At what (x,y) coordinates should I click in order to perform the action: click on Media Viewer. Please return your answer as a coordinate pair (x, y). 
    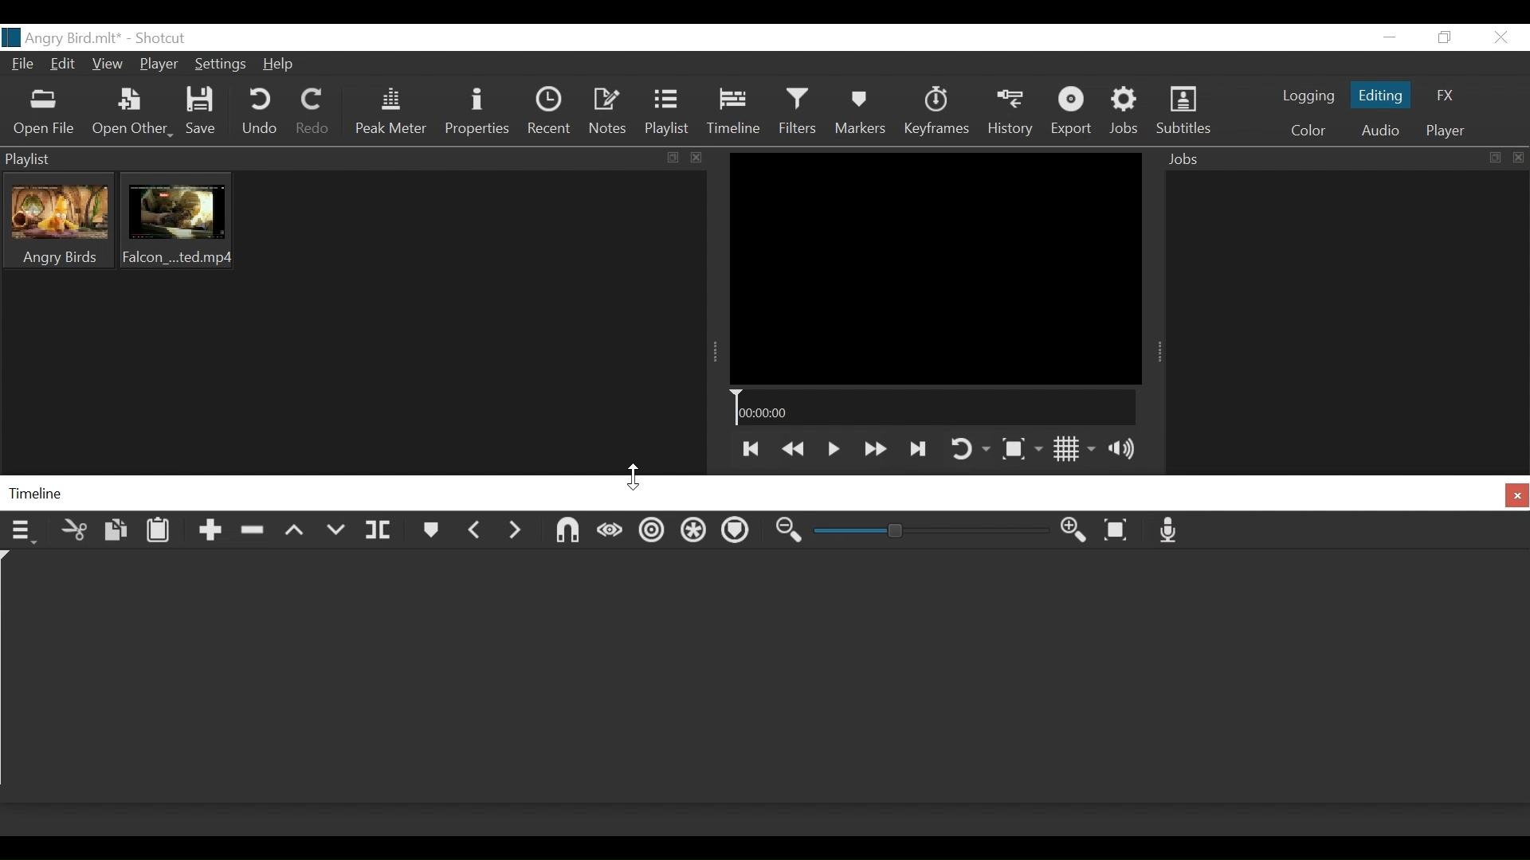
    Looking at the image, I should click on (934, 267).